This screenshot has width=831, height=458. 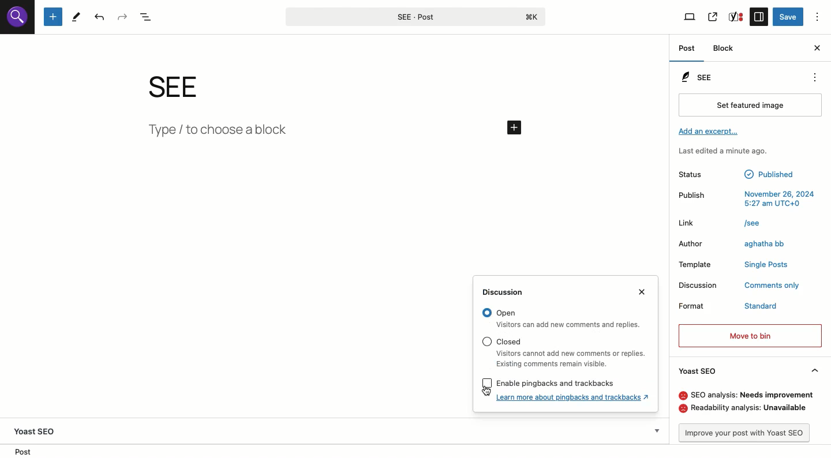 What do you see at coordinates (747, 199) in the screenshot?
I see `Publish november 26, 2025 5:27am UTC+0` at bounding box center [747, 199].